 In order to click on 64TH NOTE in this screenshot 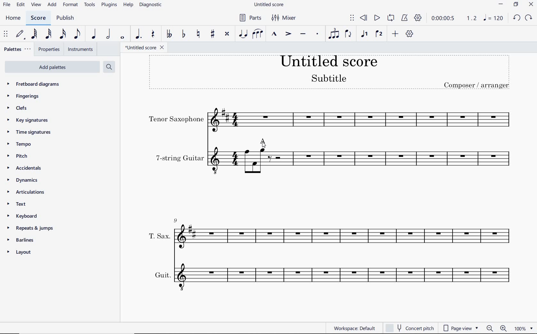, I will do `click(35, 35)`.